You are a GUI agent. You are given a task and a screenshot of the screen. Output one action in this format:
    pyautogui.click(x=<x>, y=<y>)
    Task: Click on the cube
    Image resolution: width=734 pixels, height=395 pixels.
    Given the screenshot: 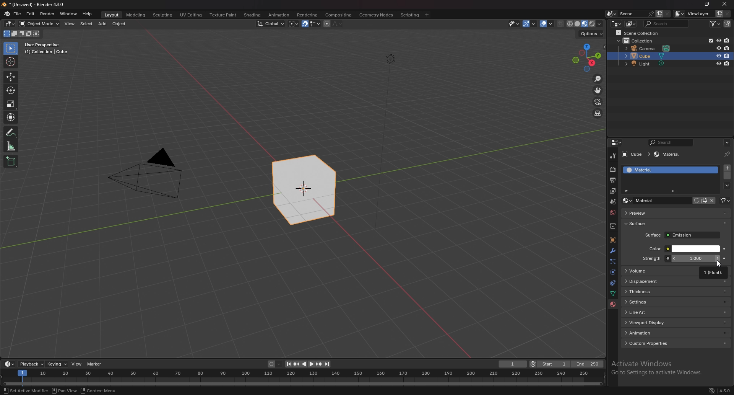 What is the action you would take?
    pyautogui.click(x=661, y=56)
    